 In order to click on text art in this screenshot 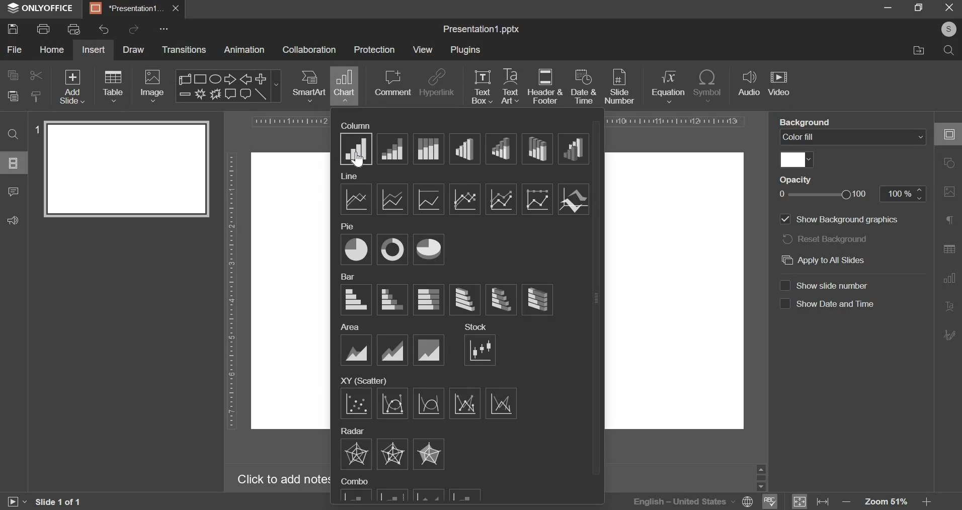, I will do `click(509, 85)`.